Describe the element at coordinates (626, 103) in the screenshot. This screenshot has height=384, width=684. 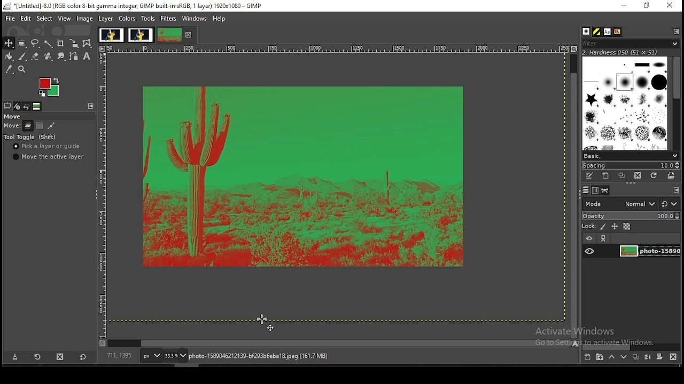
I see `brushes` at that location.